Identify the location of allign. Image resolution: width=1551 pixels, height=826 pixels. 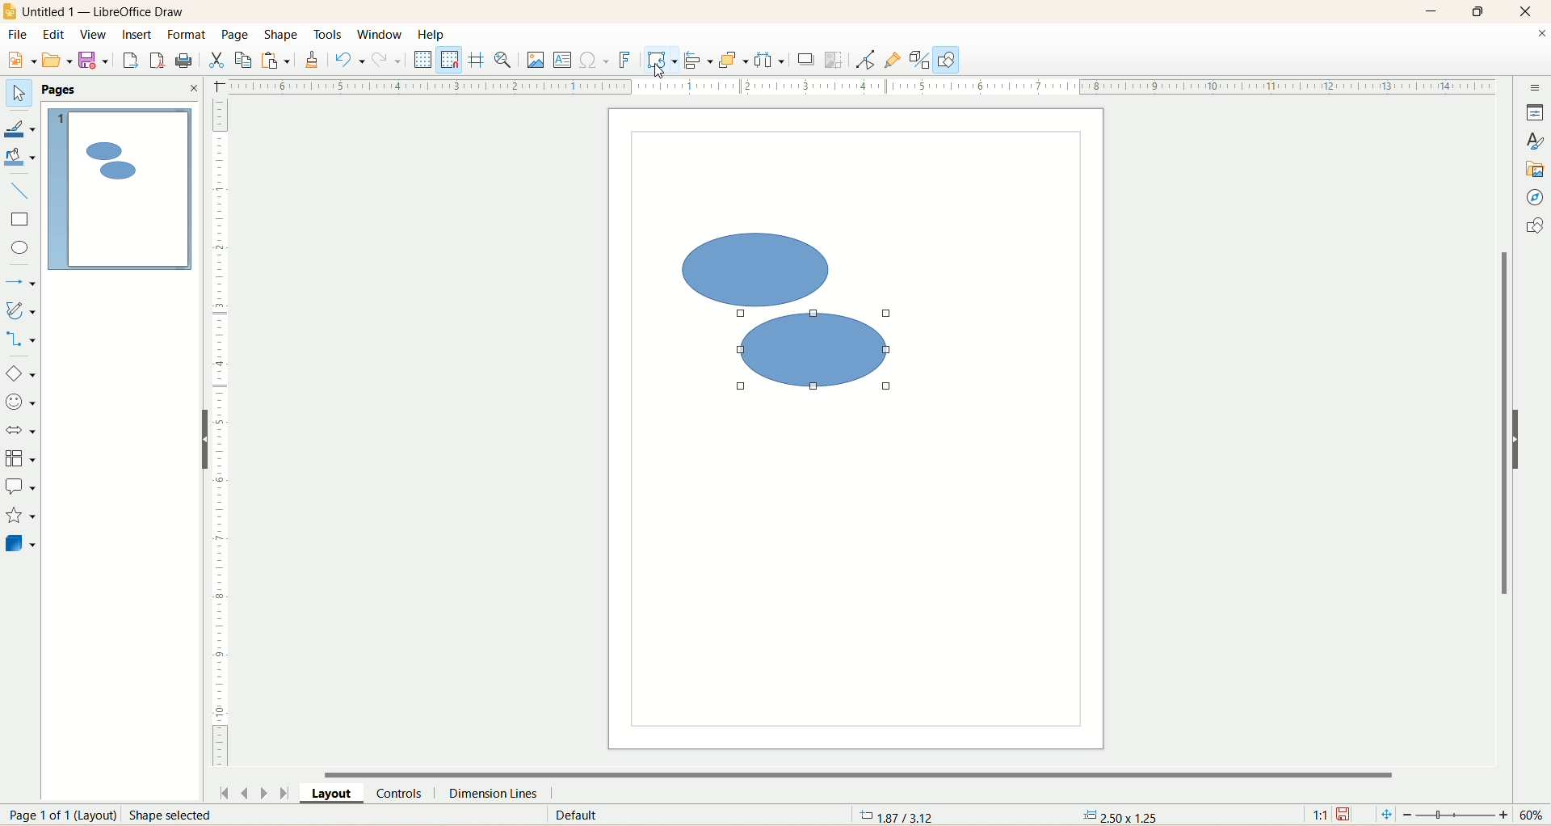
(696, 62).